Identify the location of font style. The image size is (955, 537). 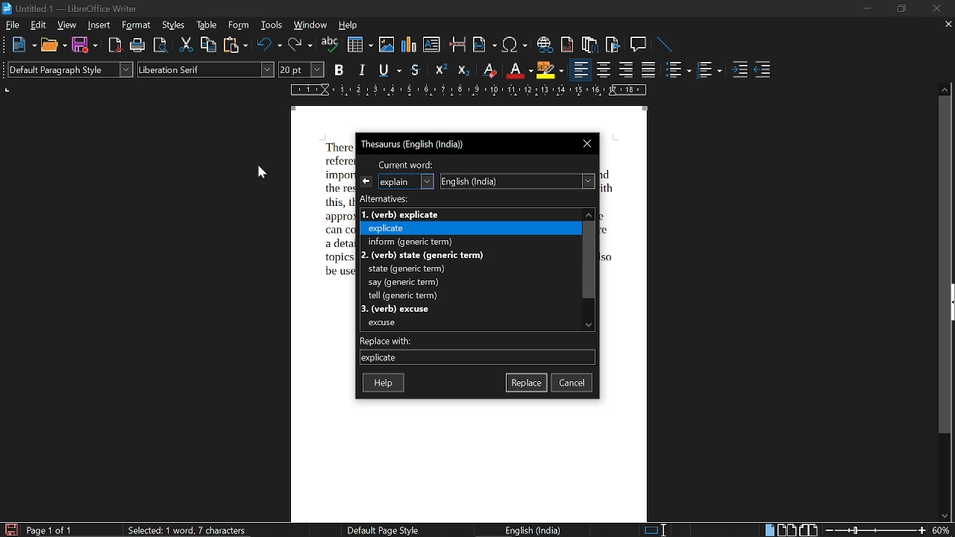
(205, 70).